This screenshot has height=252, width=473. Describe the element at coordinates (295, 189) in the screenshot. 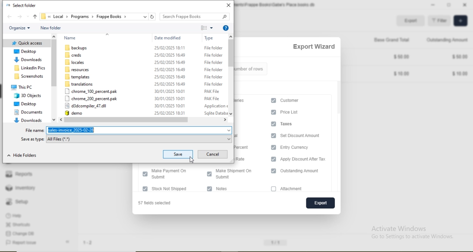

I see `attachment` at that location.